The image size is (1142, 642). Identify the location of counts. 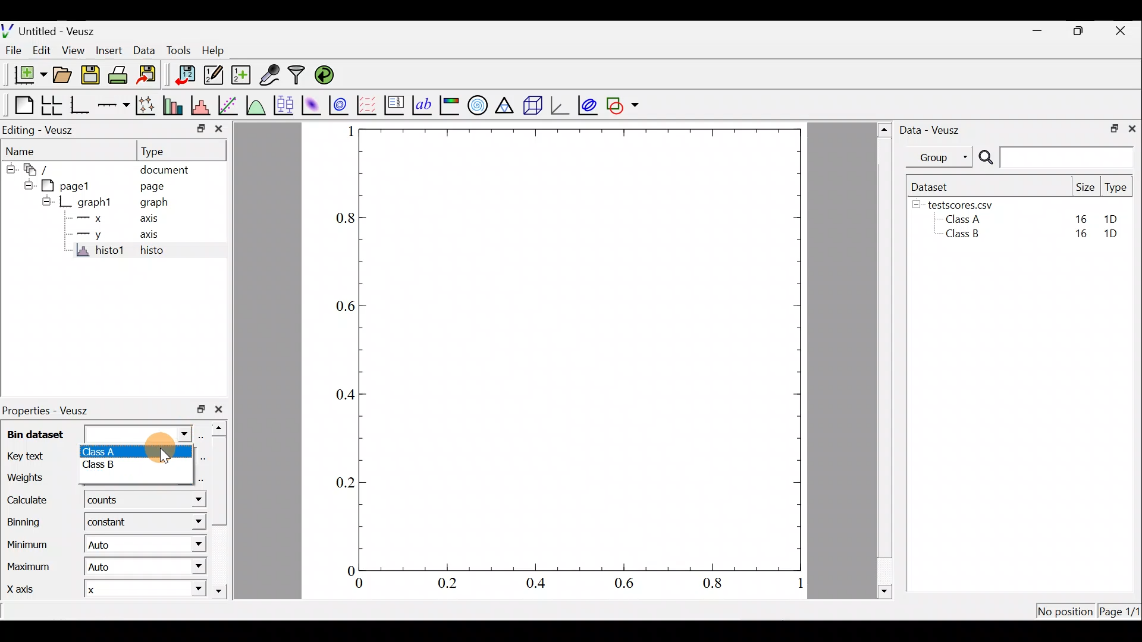
(104, 502).